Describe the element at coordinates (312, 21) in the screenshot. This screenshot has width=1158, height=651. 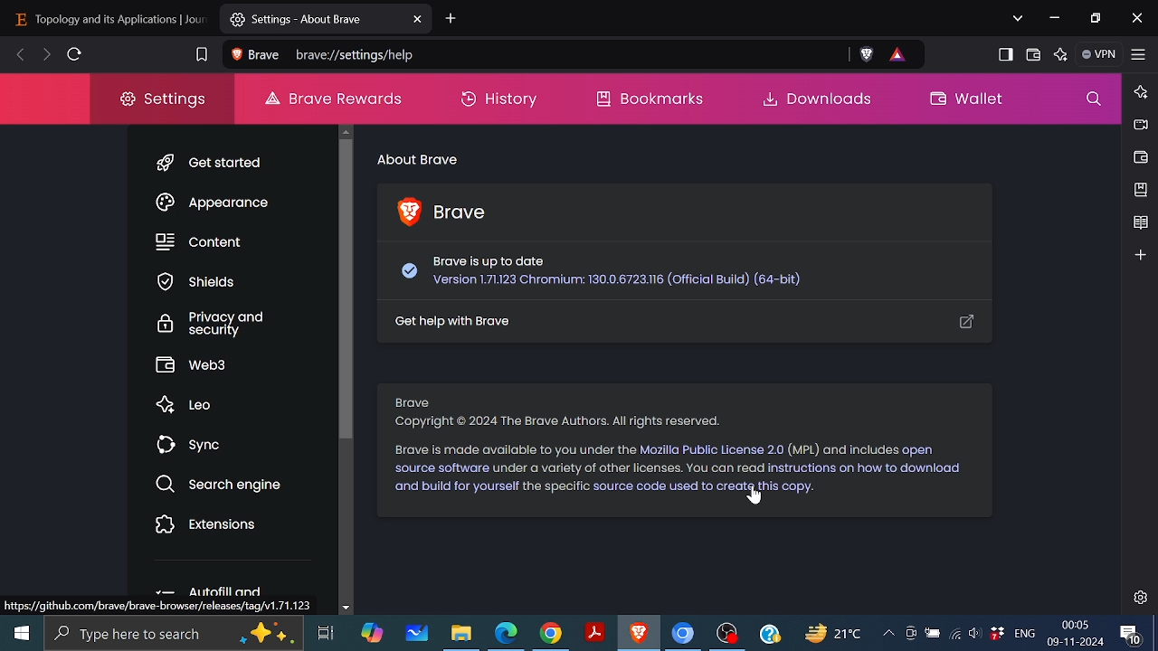
I see `settings - about brave` at that location.